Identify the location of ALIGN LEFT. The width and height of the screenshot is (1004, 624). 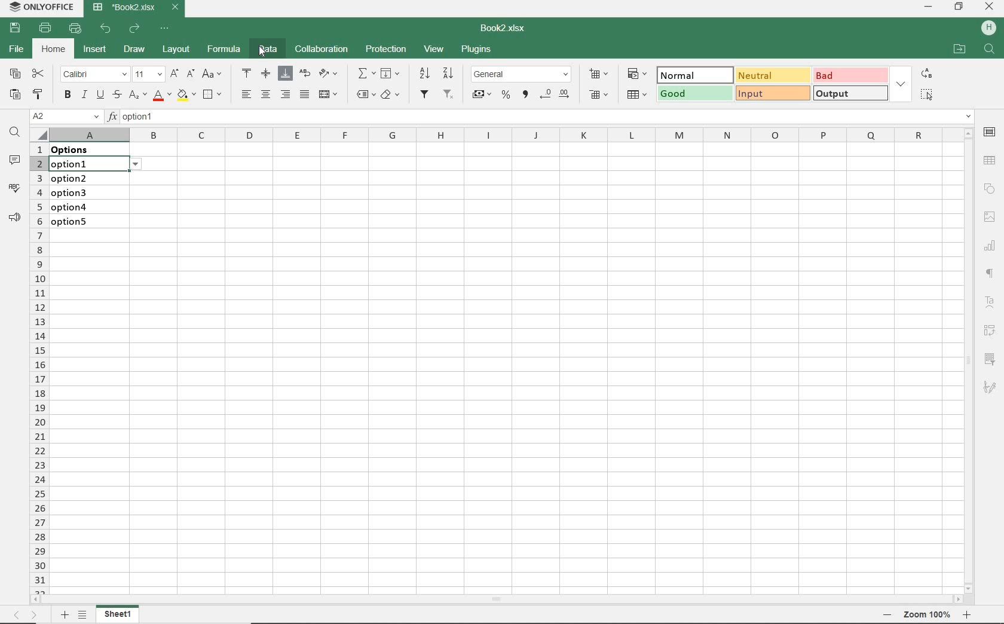
(247, 94).